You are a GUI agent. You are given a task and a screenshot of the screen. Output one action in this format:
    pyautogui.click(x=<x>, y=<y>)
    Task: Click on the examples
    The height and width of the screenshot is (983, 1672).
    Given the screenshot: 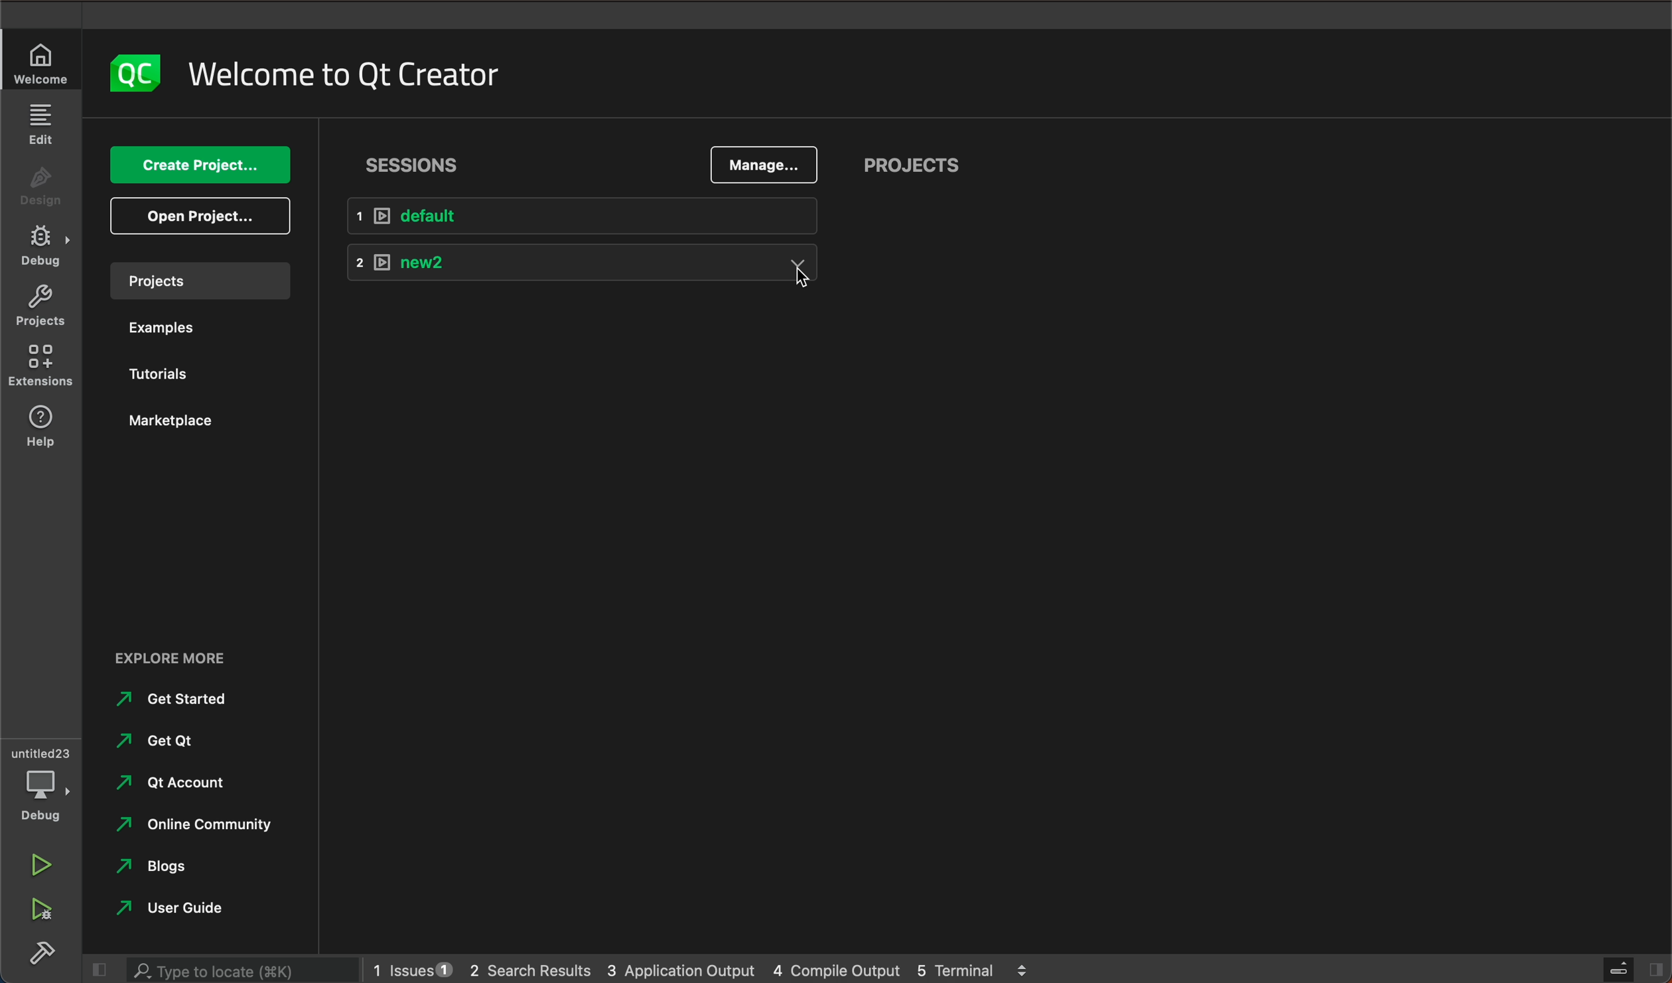 What is the action you would take?
    pyautogui.click(x=153, y=328)
    